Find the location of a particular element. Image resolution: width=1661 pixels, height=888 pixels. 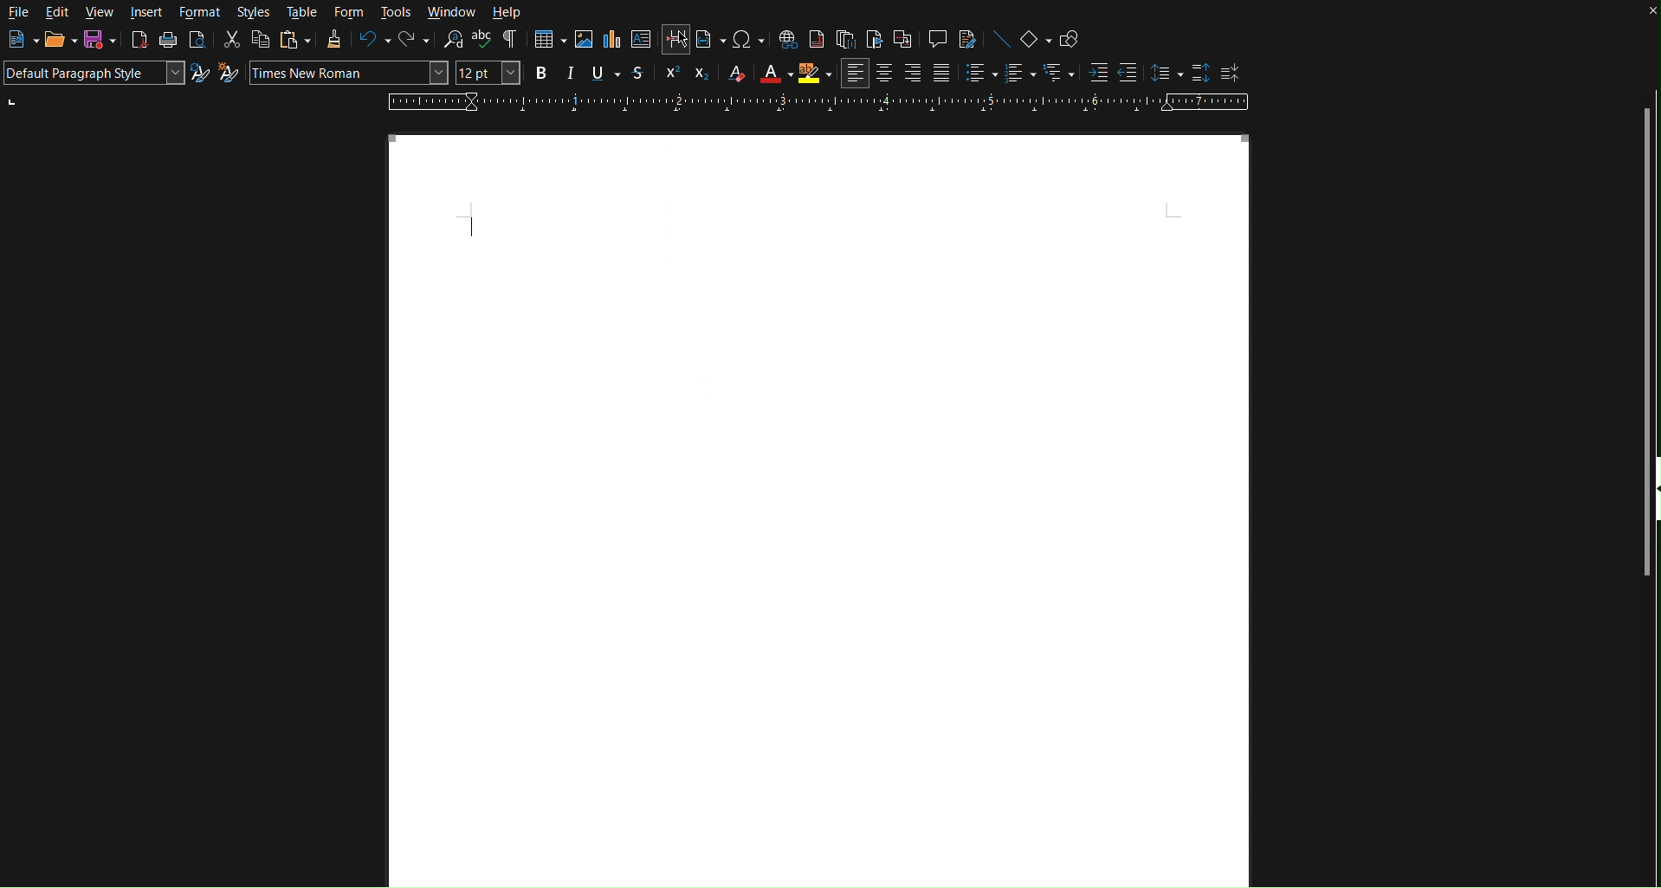

Insert textbox is located at coordinates (641, 42).